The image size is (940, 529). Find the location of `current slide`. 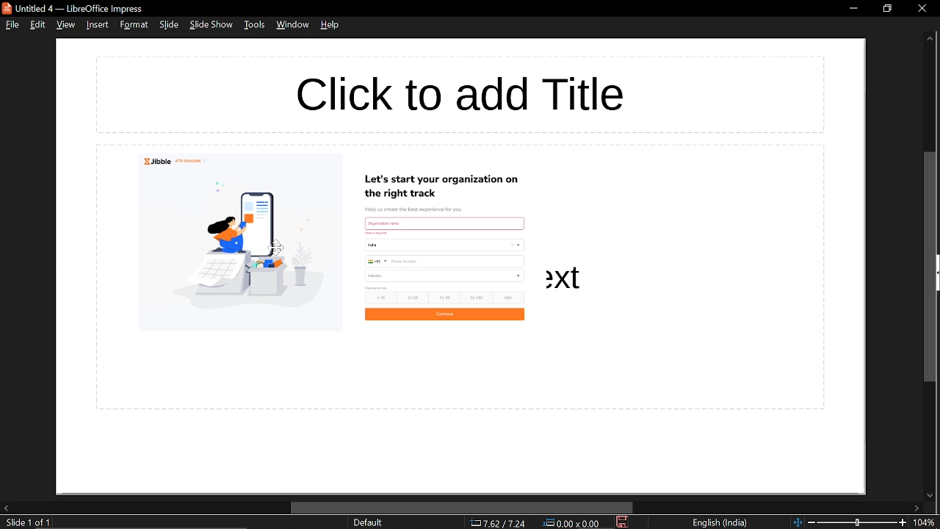

current slide is located at coordinates (25, 523).